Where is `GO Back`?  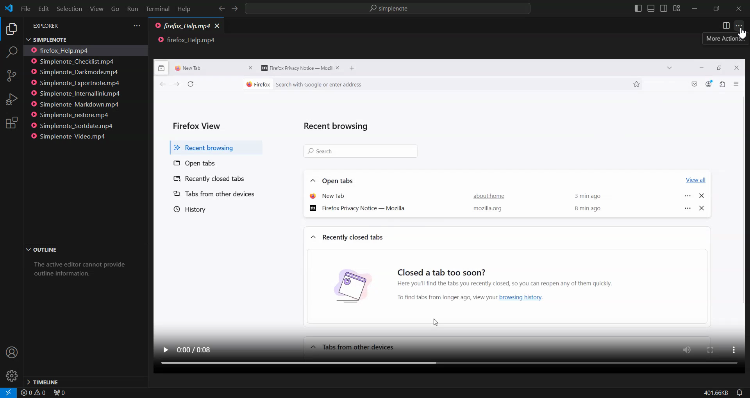 GO Back is located at coordinates (221, 9).